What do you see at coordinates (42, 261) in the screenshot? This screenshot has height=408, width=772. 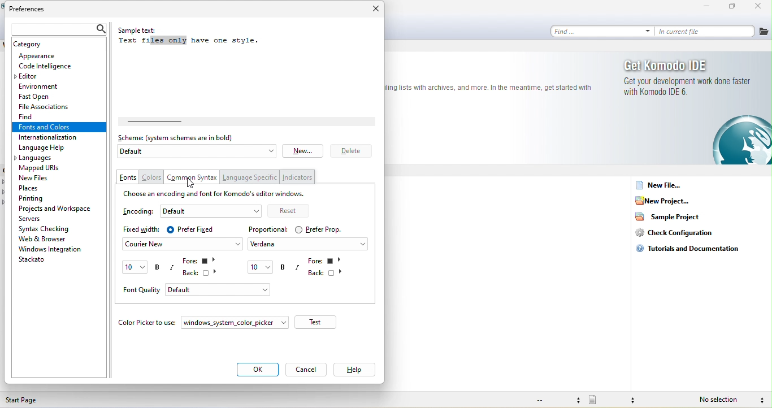 I see `stackato` at bounding box center [42, 261].